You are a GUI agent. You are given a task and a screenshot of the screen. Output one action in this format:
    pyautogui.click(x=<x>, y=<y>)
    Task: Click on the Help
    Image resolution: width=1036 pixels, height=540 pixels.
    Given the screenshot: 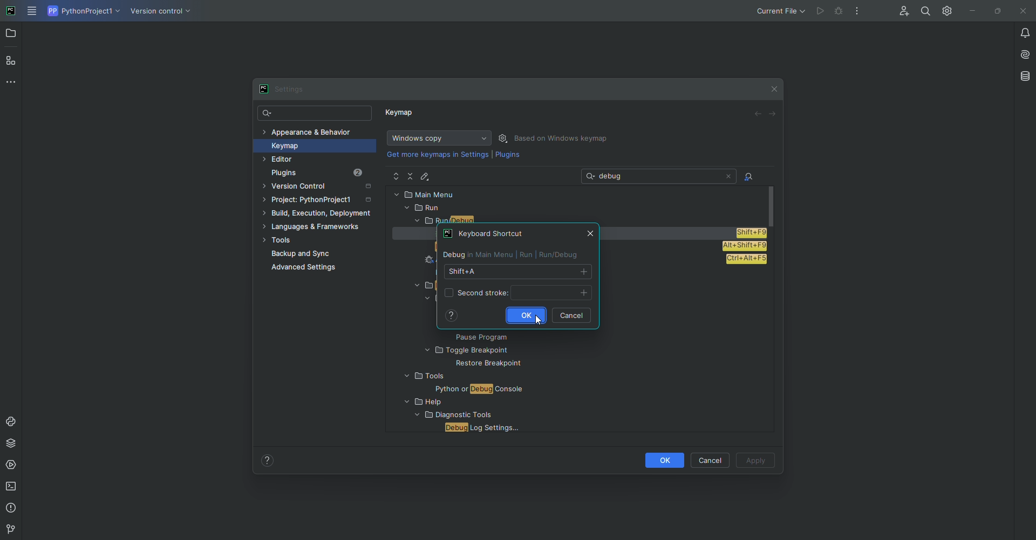 What is the action you would take?
    pyautogui.click(x=268, y=460)
    